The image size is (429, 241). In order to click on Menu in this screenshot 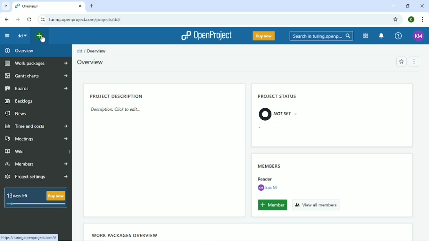, I will do `click(415, 62)`.